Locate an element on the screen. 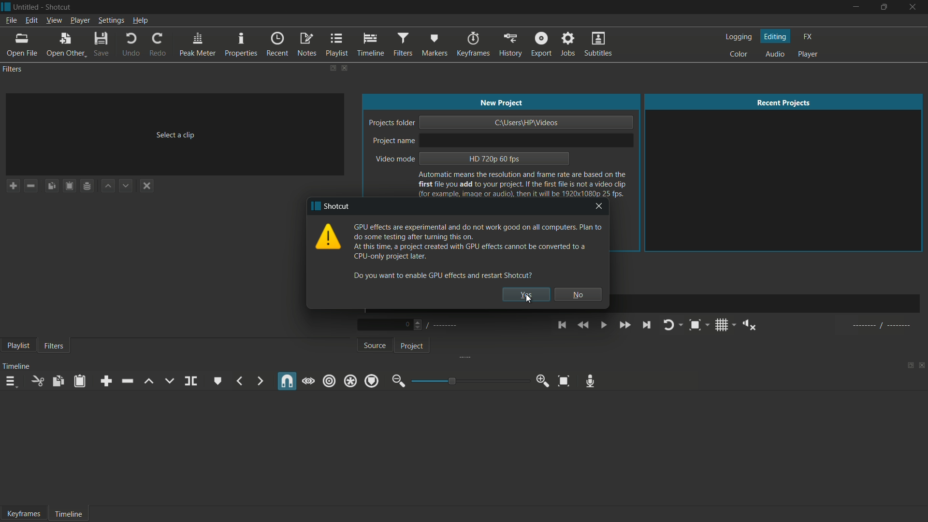  change layout is located at coordinates (907, 364).